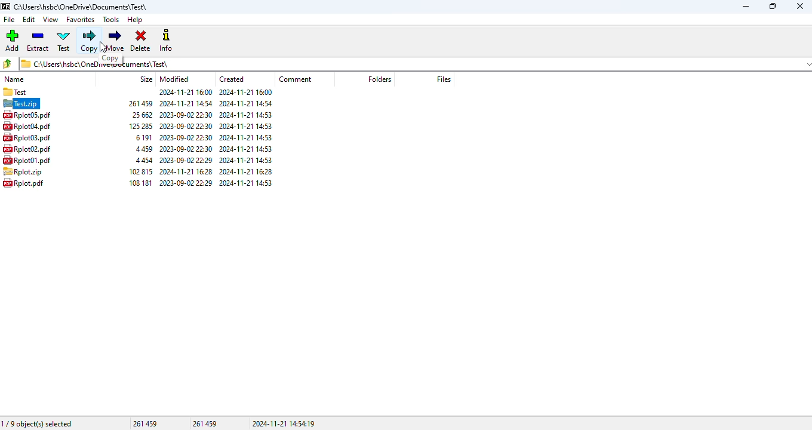  What do you see at coordinates (13, 41) in the screenshot?
I see `add` at bounding box center [13, 41].